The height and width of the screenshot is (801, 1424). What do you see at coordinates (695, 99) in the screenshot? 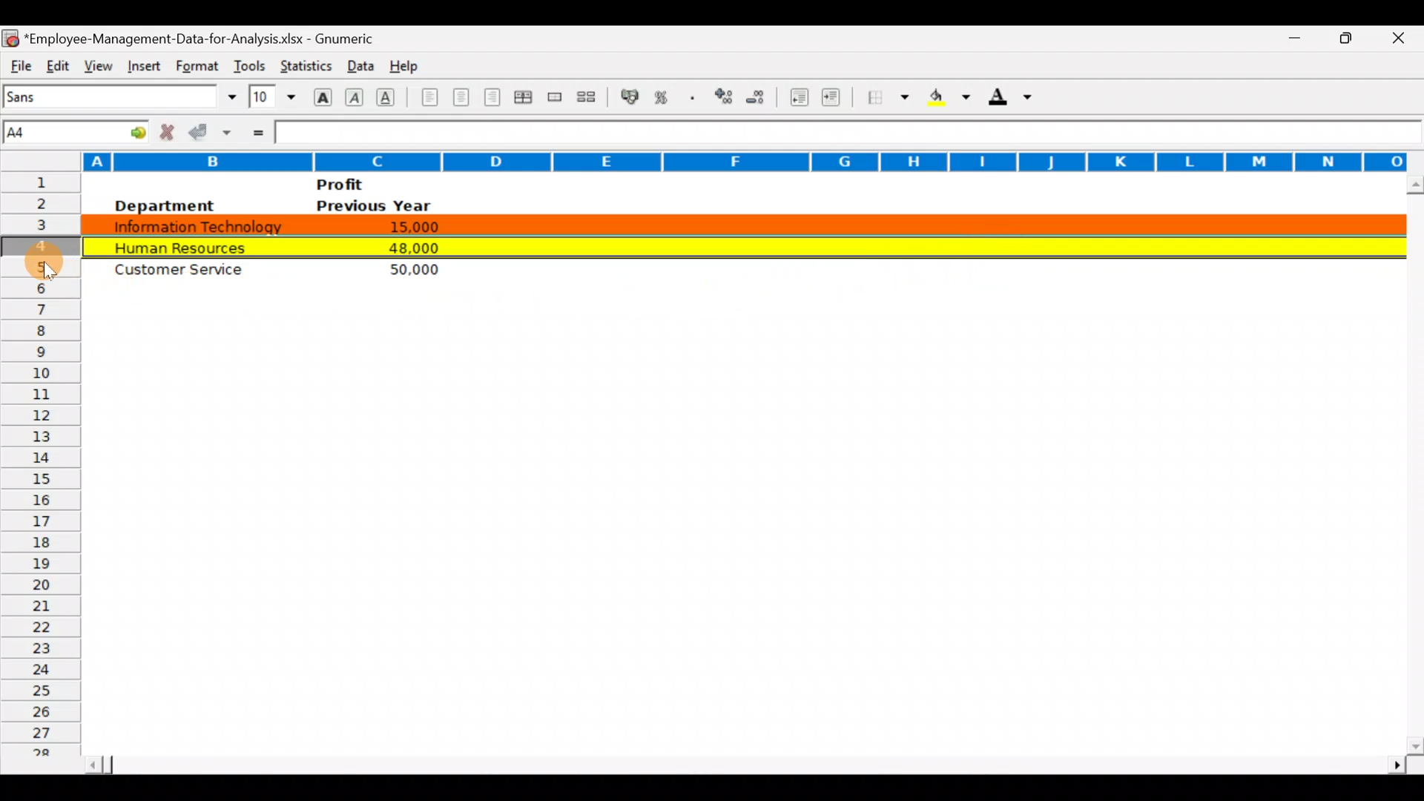
I see `Include a thousands operator` at bounding box center [695, 99].